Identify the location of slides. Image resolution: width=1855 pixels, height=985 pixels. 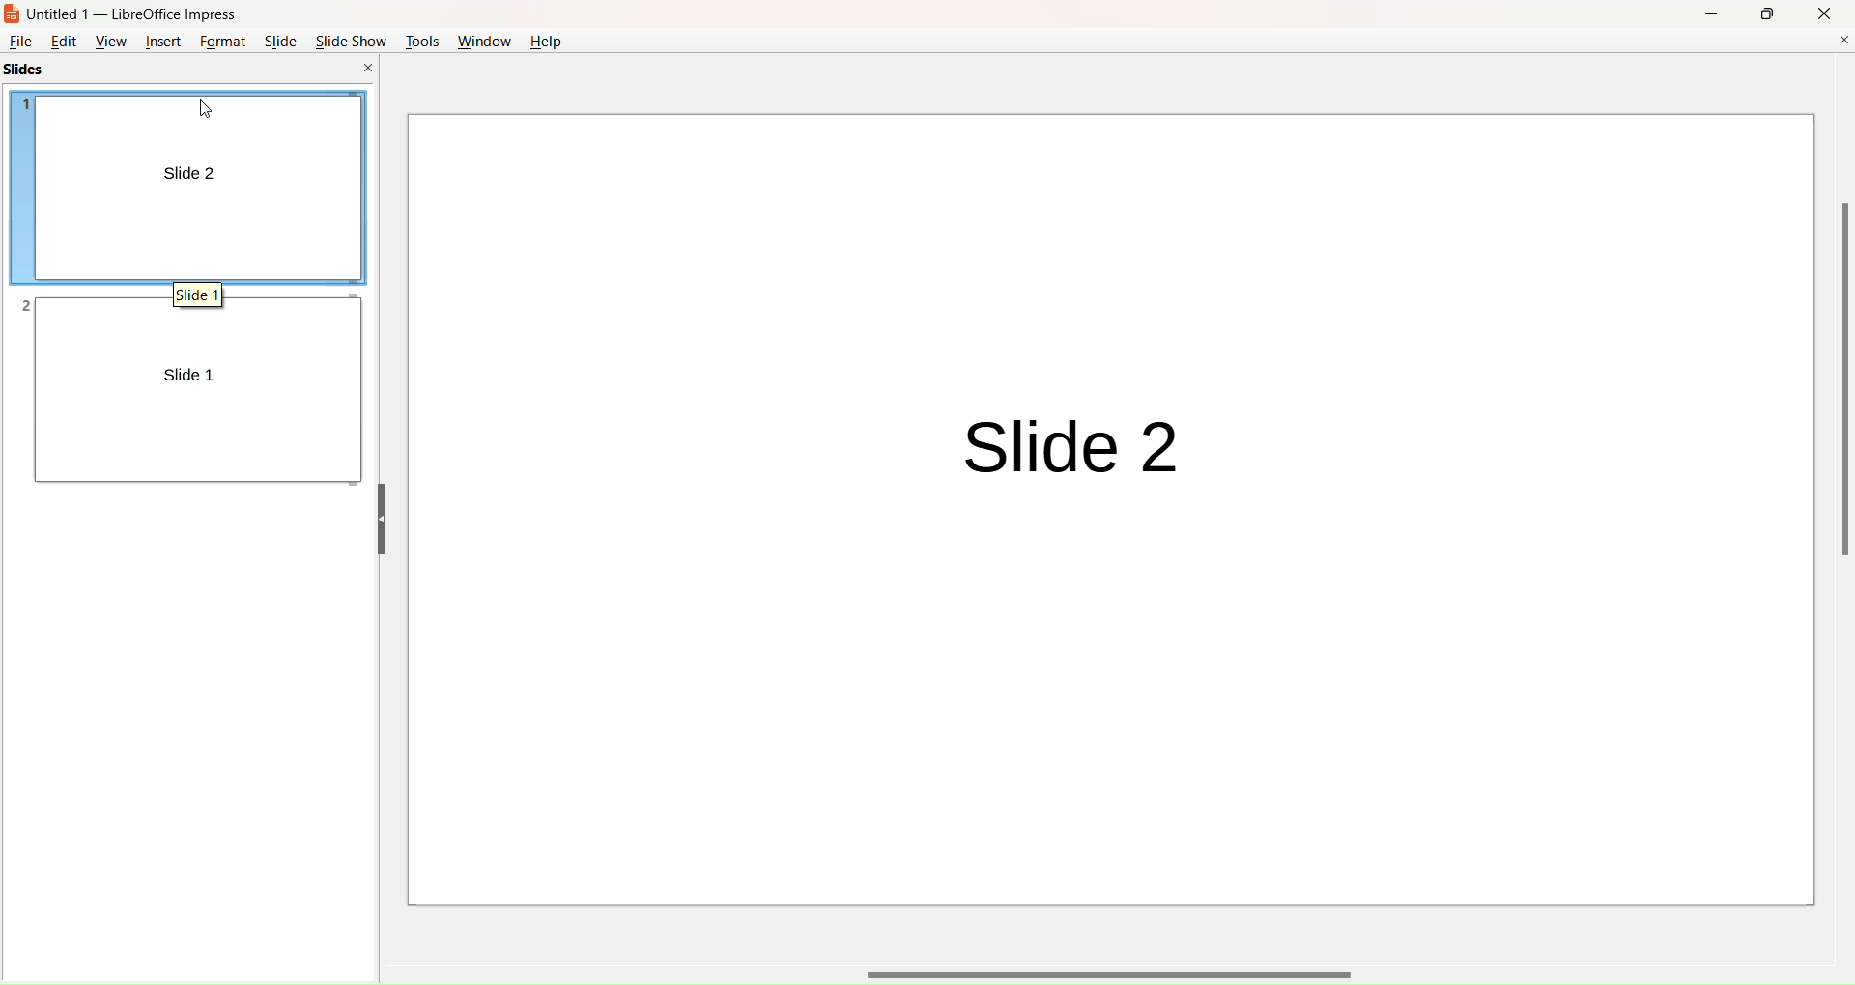
(36, 68).